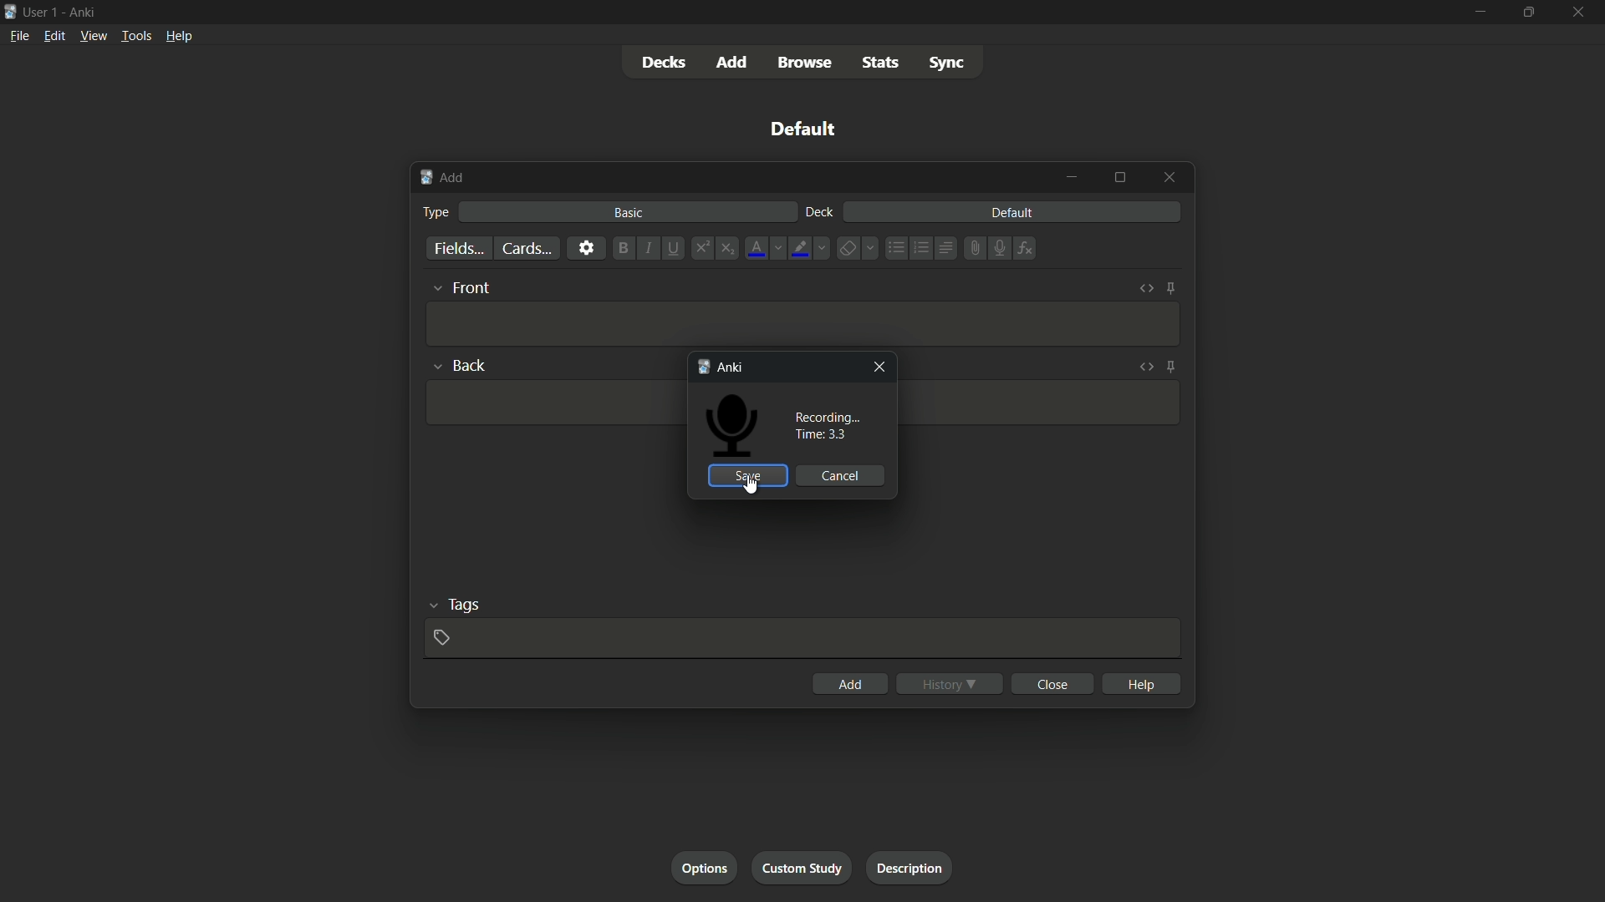 The height and width of the screenshot is (902, 1605). What do you see at coordinates (1074, 177) in the screenshot?
I see `minimize` at bounding box center [1074, 177].